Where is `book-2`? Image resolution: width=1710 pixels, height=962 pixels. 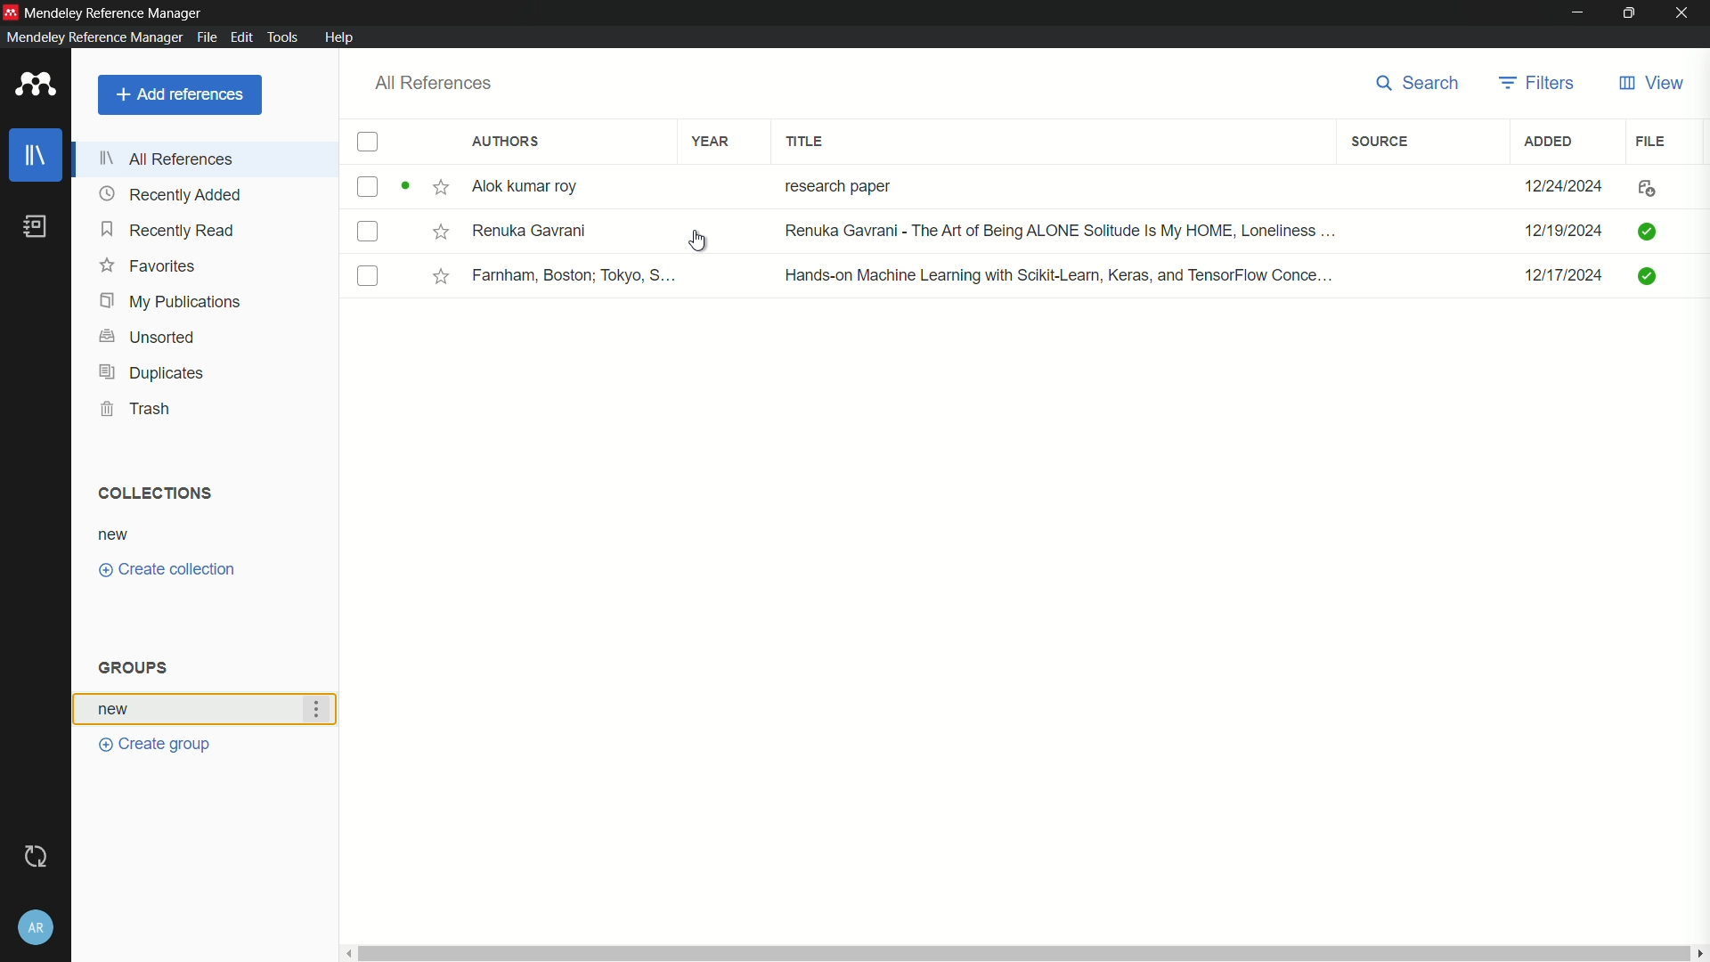
book-2 is located at coordinates (370, 233).